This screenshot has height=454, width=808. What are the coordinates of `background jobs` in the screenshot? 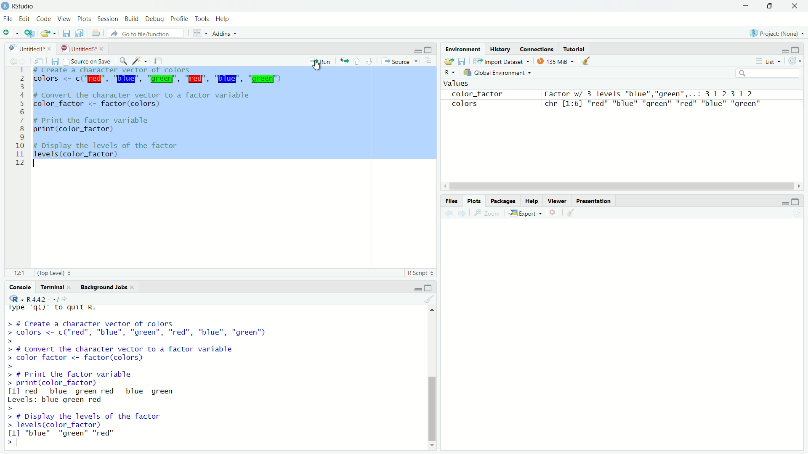 It's located at (107, 288).